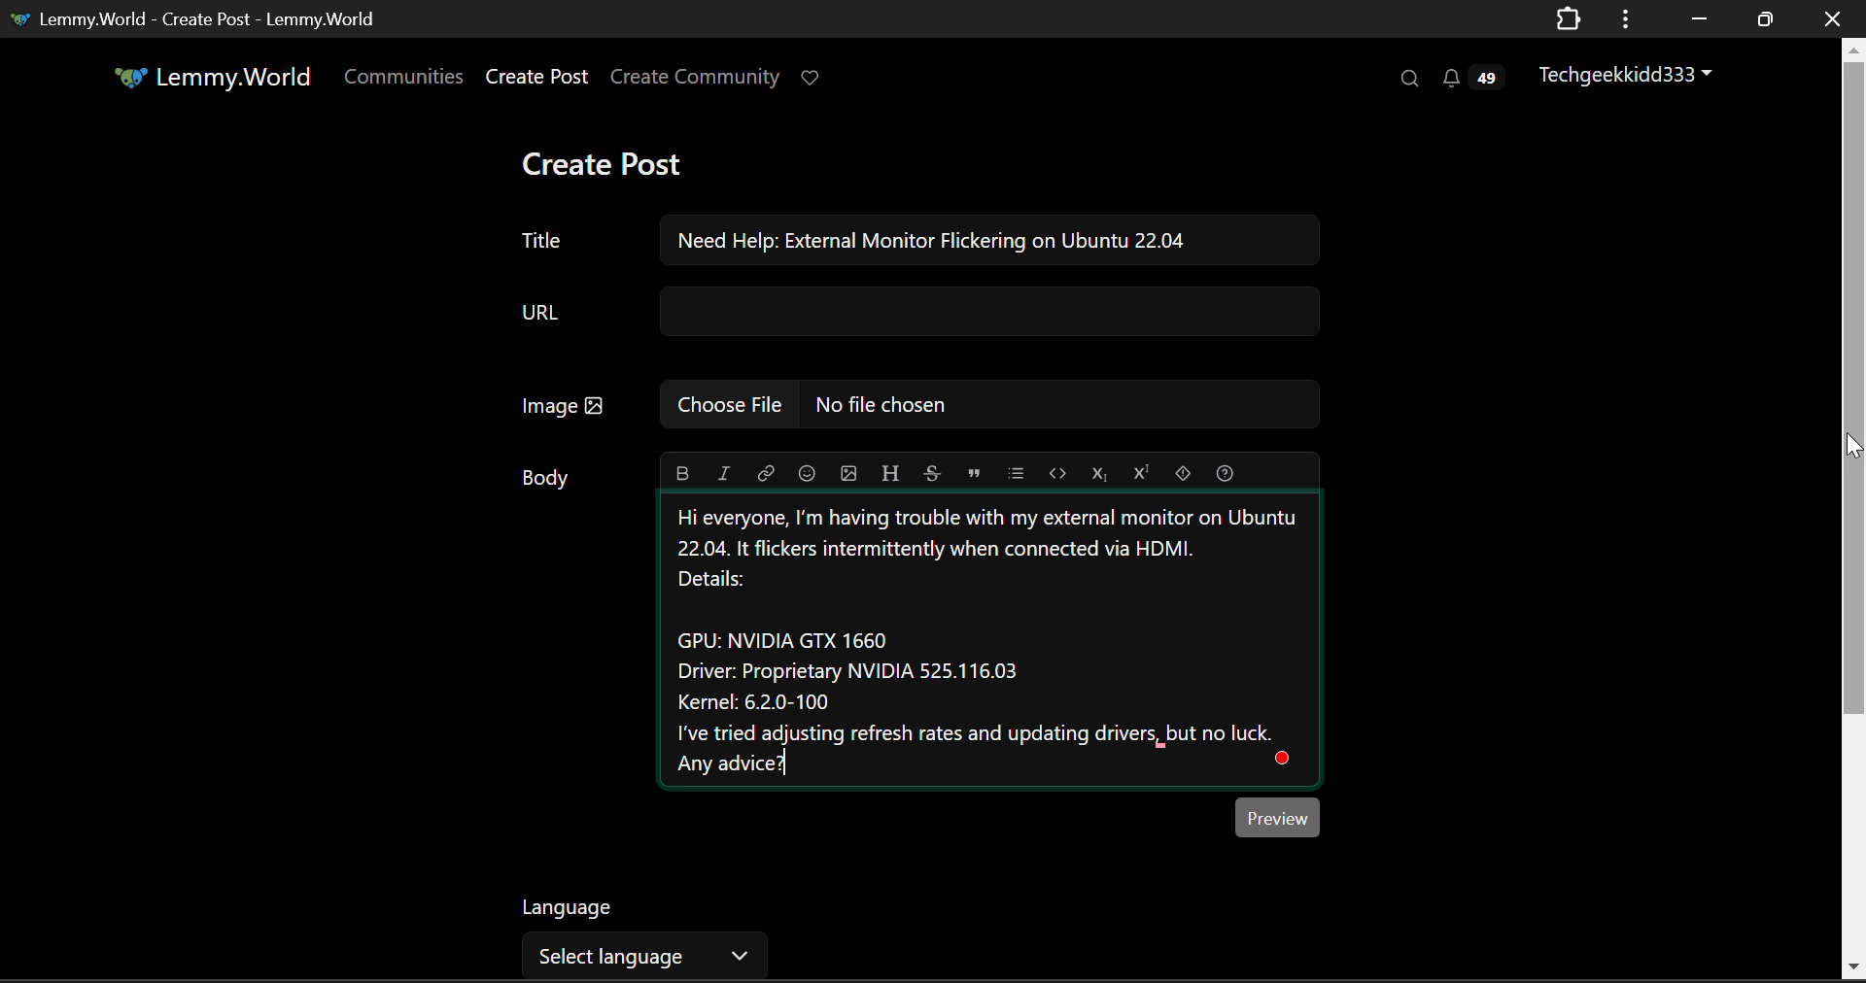 The image size is (1866, 983). Describe the element at coordinates (973, 474) in the screenshot. I see `Quote` at that location.